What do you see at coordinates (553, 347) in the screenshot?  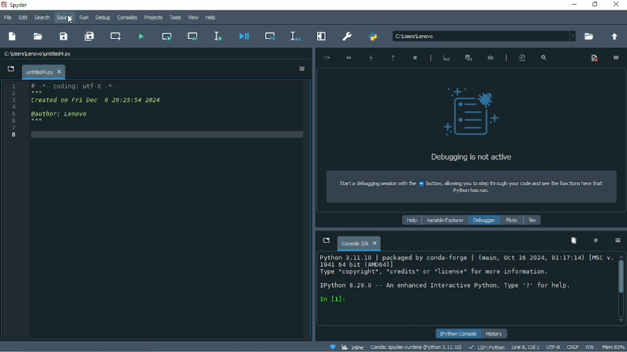 I see `UTF` at bounding box center [553, 347].